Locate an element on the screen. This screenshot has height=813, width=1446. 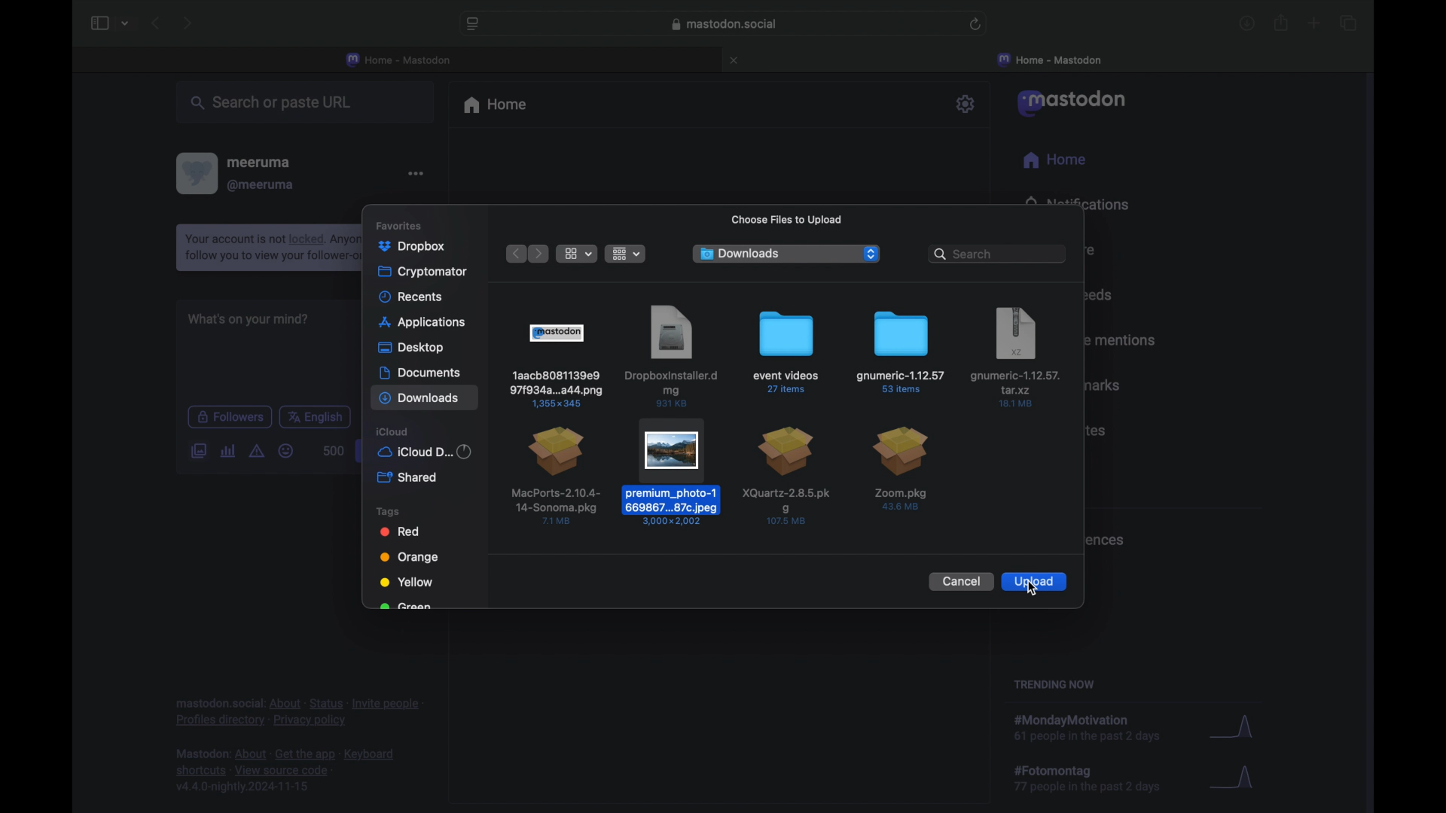
file is located at coordinates (673, 356).